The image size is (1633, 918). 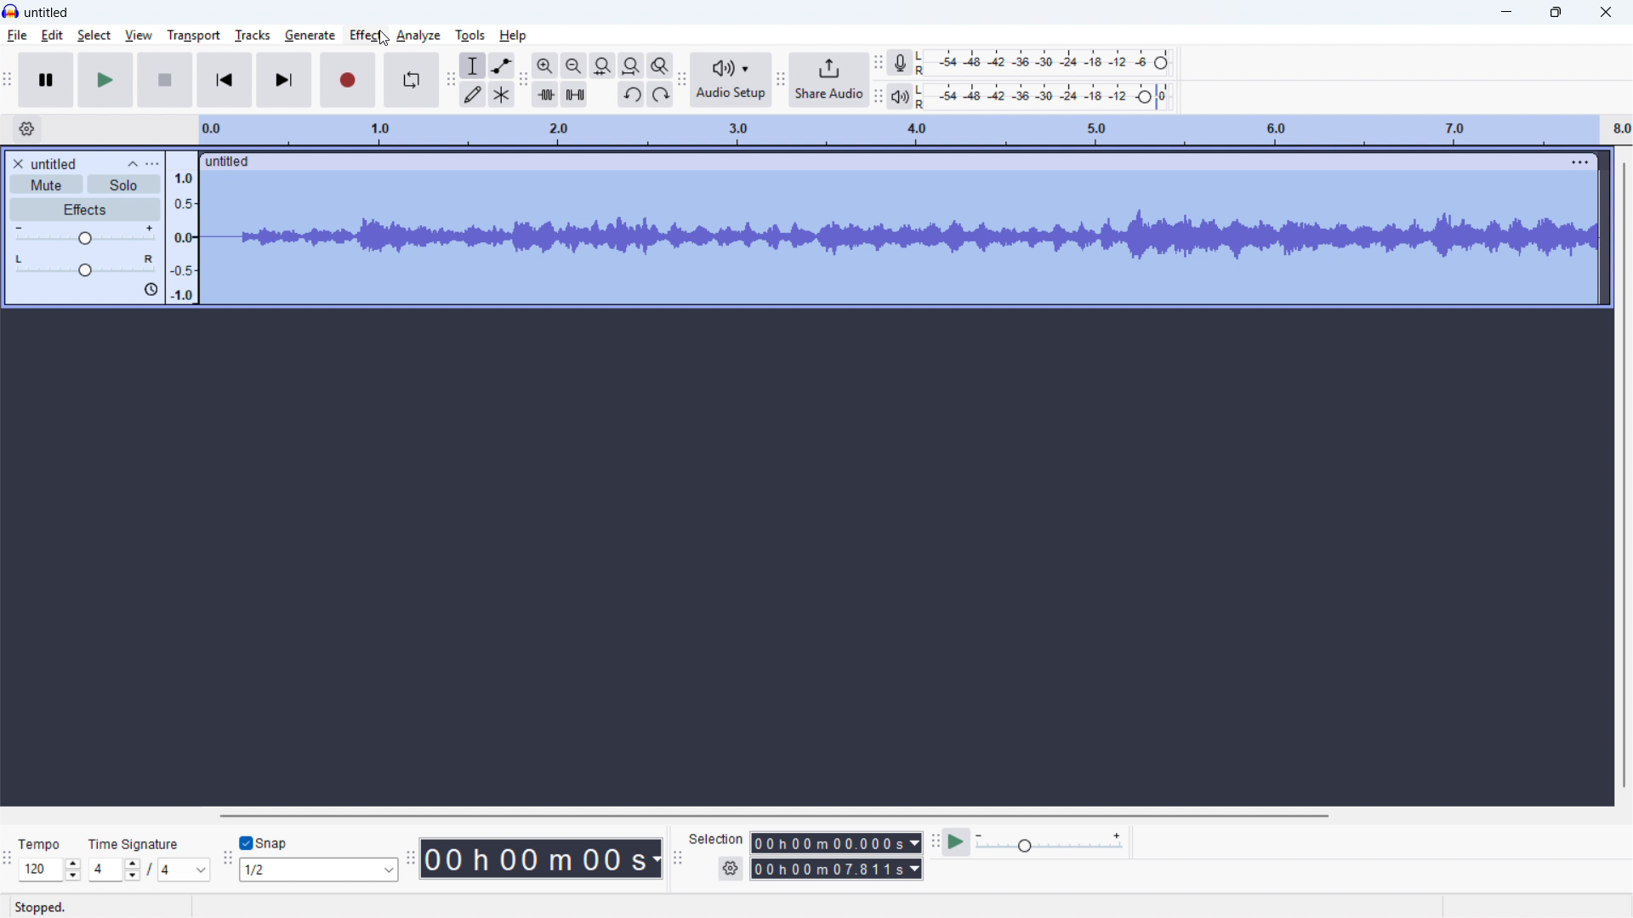 What do you see at coordinates (412, 860) in the screenshot?
I see `Time toolbar ` at bounding box center [412, 860].